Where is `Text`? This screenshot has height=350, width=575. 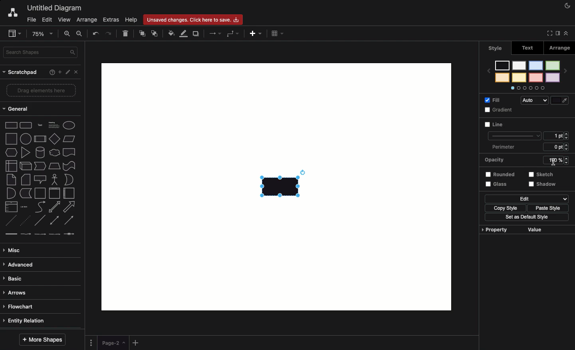 Text is located at coordinates (40, 125).